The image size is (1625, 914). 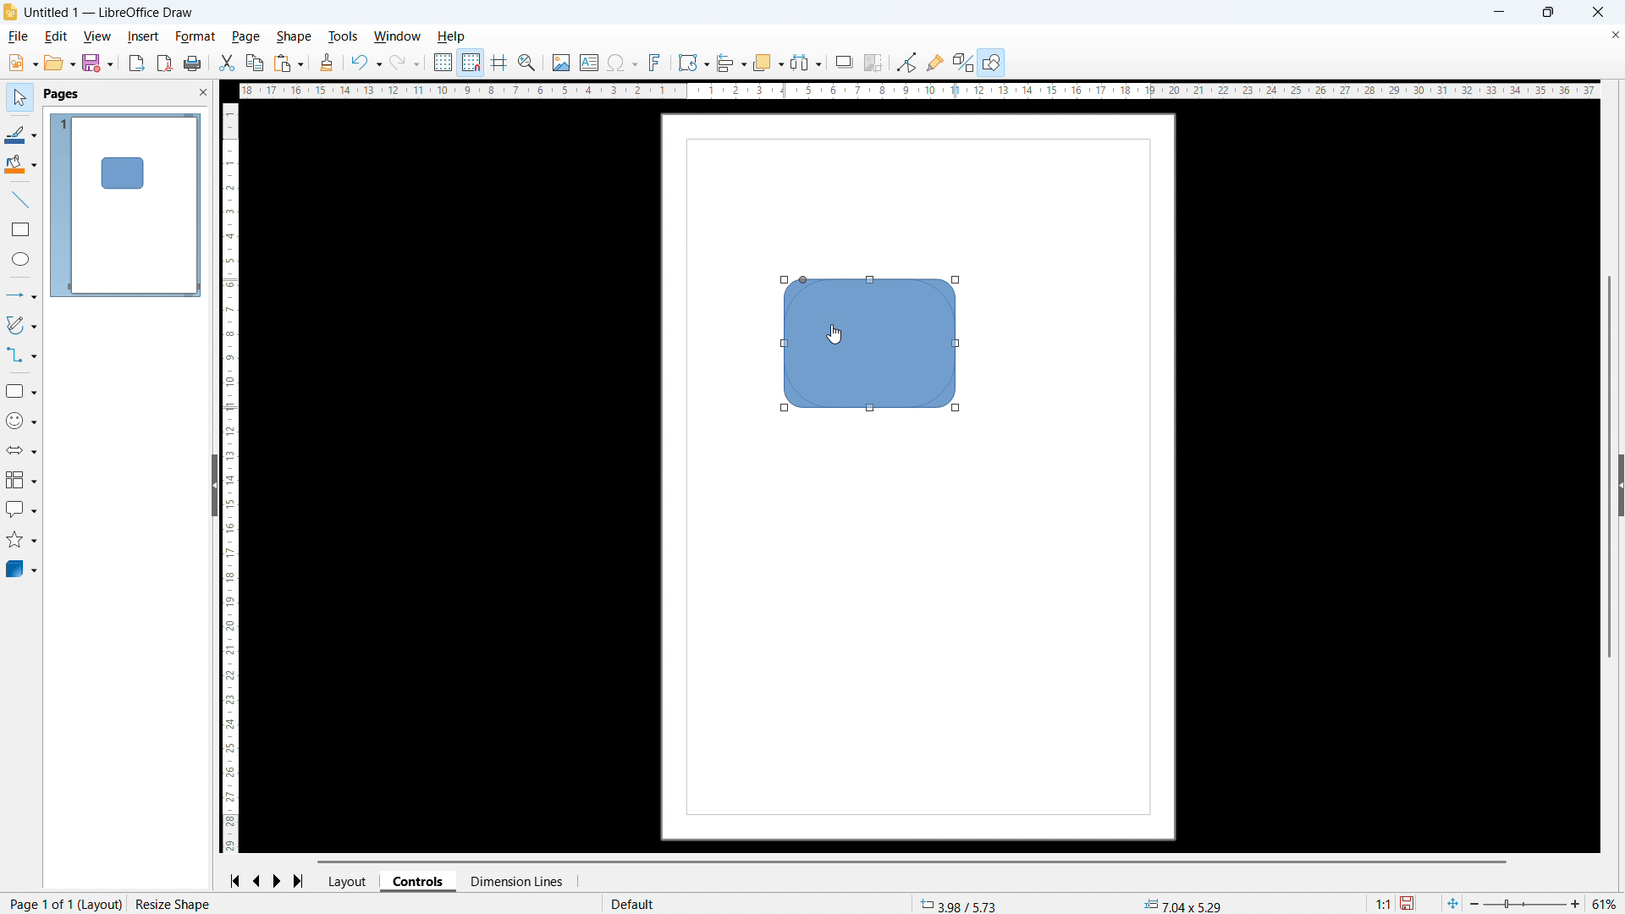 I want to click on save , so click(x=1409, y=903).